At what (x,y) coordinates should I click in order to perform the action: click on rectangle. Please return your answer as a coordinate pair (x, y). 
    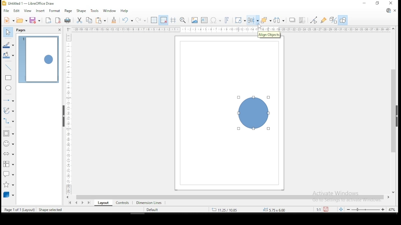
    Looking at the image, I should click on (9, 78).